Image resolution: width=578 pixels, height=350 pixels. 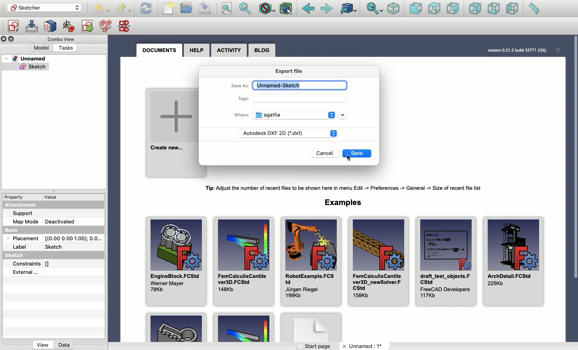 I want to click on Create new, so click(x=172, y=133).